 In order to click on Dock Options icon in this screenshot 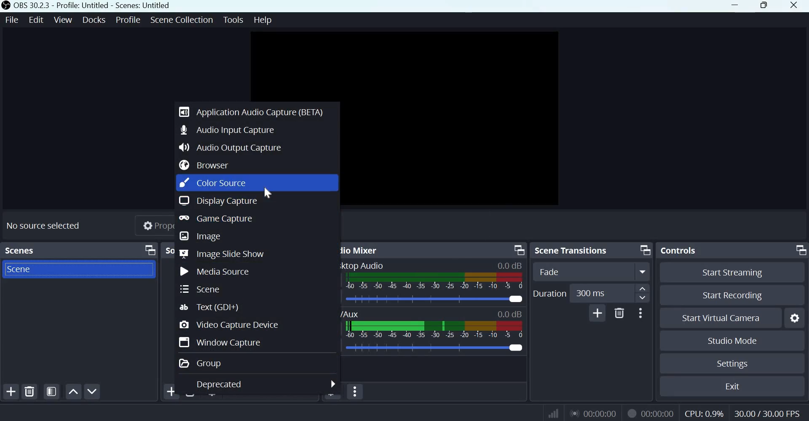, I will do `click(517, 249)`.